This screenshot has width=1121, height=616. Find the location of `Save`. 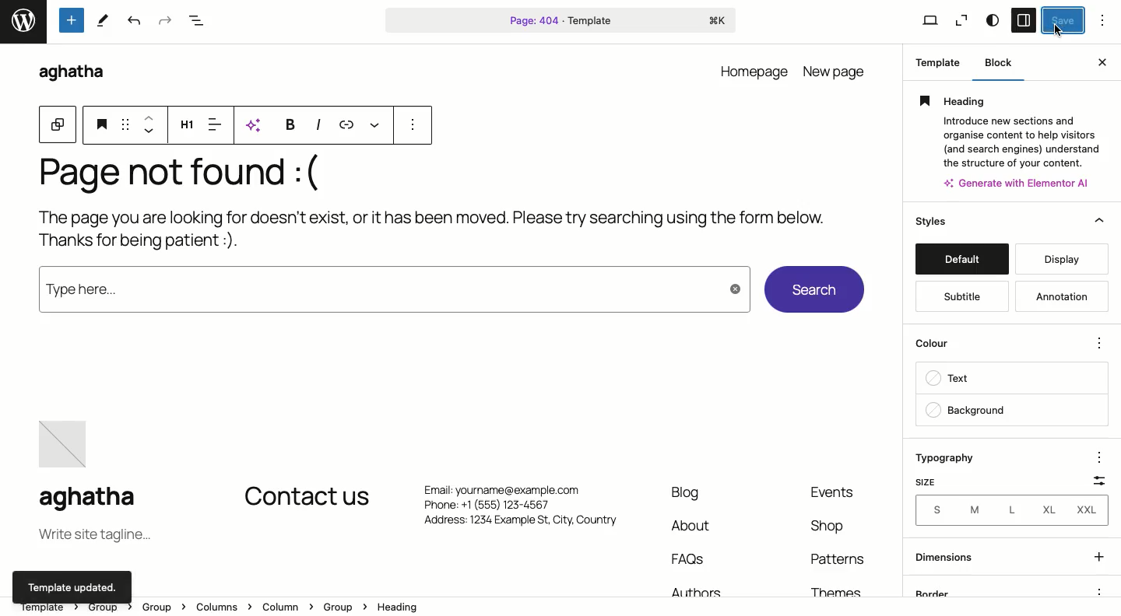

Save is located at coordinates (1063, 20).